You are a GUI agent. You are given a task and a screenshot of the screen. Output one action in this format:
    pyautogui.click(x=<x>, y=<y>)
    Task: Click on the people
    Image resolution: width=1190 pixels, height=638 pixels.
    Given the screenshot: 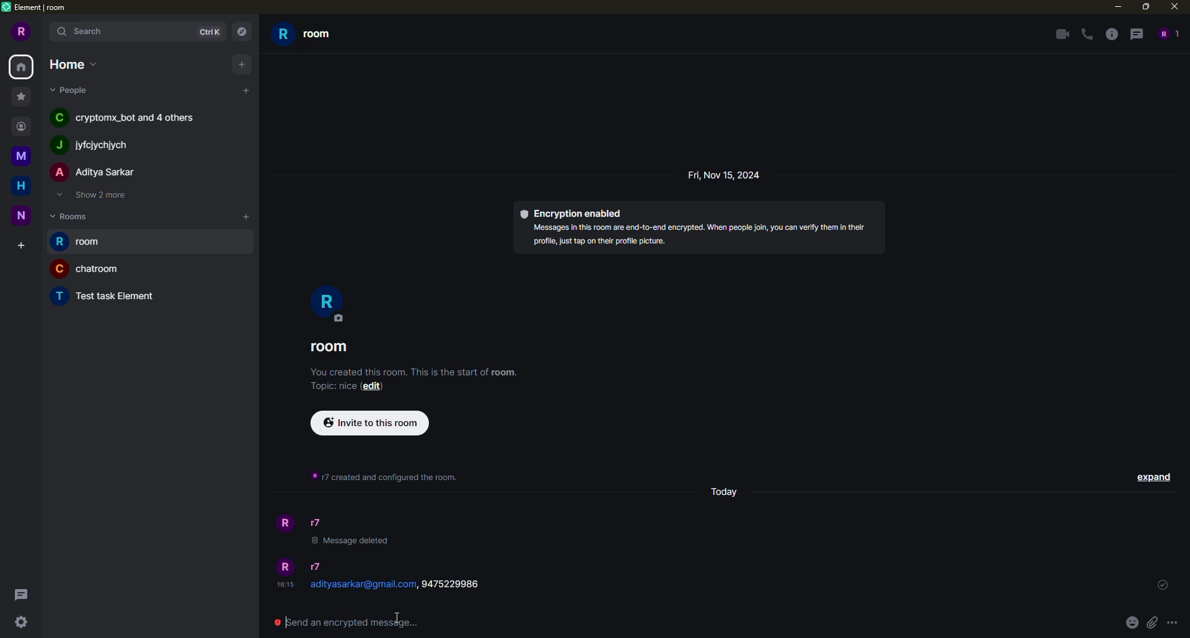 What is the action you would take?
    pyautogui.click(x=317, y=566)
    